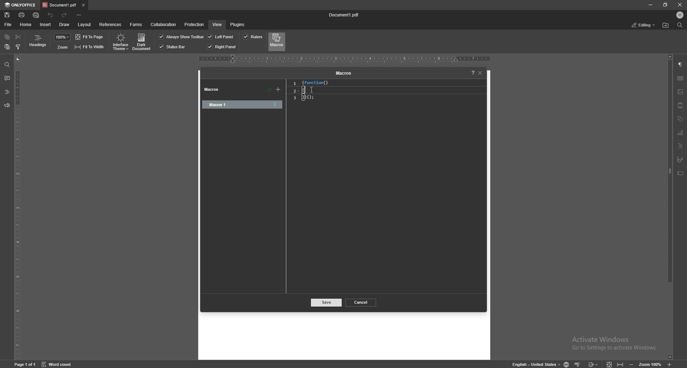 The image size is (687, 368). Describe the element at coordinates (18, 37) in the screenshot. I see `cut` at that location.